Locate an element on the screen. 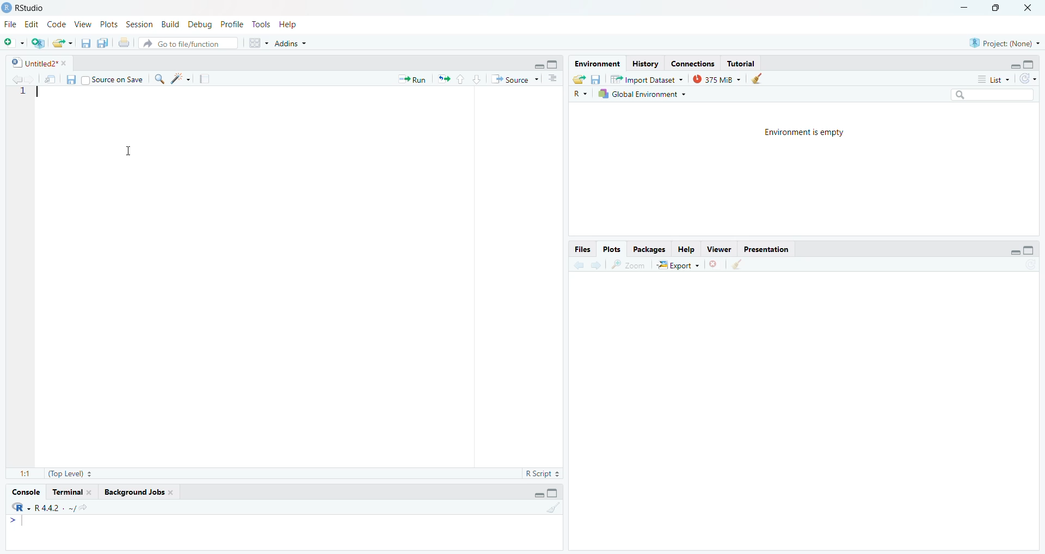  show in new window is located at coordinates (51, 79).